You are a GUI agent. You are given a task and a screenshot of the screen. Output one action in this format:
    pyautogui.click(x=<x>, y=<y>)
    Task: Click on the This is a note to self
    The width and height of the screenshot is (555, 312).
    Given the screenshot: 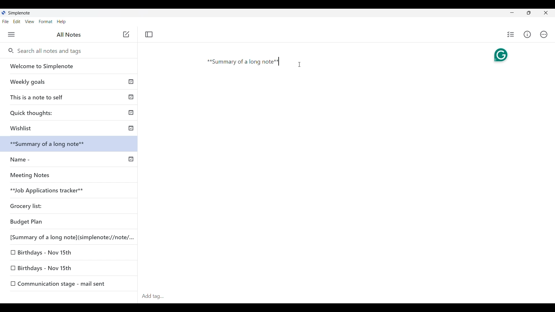 What is the action you would take?
    pyautogui.click(x=70, y=96)
    